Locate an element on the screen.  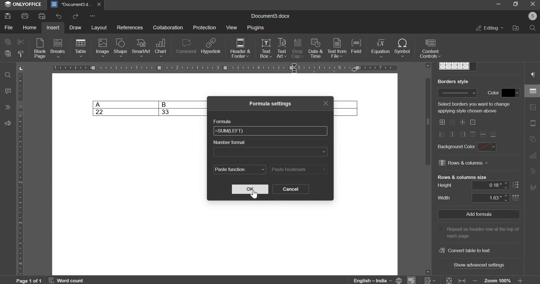
references is located at coordinates (130, 28).